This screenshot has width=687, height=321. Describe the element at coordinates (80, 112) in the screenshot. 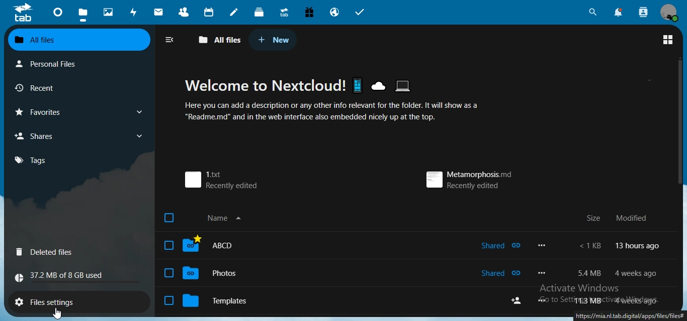

I see `favorites` at that location.